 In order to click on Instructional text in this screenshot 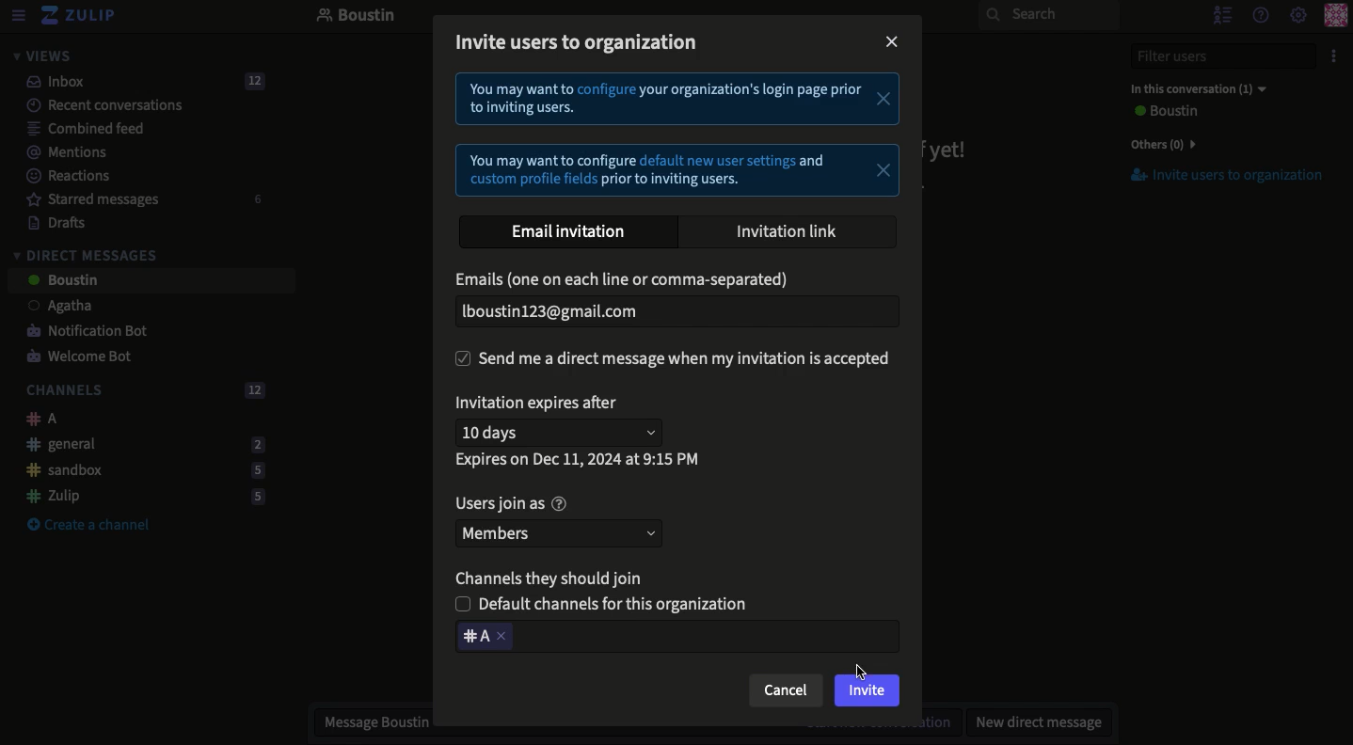, I will do `click(677, 136)`.